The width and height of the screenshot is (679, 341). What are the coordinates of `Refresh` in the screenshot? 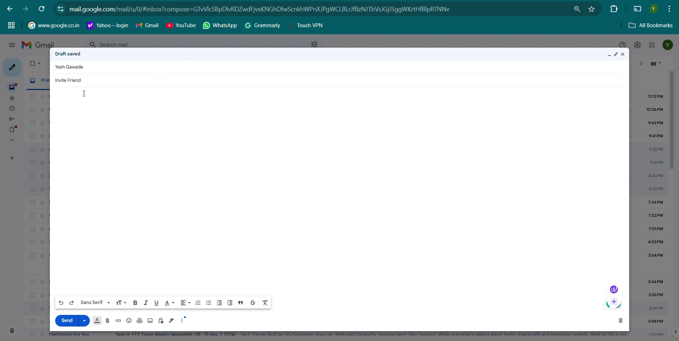 It's located at (42, 8).